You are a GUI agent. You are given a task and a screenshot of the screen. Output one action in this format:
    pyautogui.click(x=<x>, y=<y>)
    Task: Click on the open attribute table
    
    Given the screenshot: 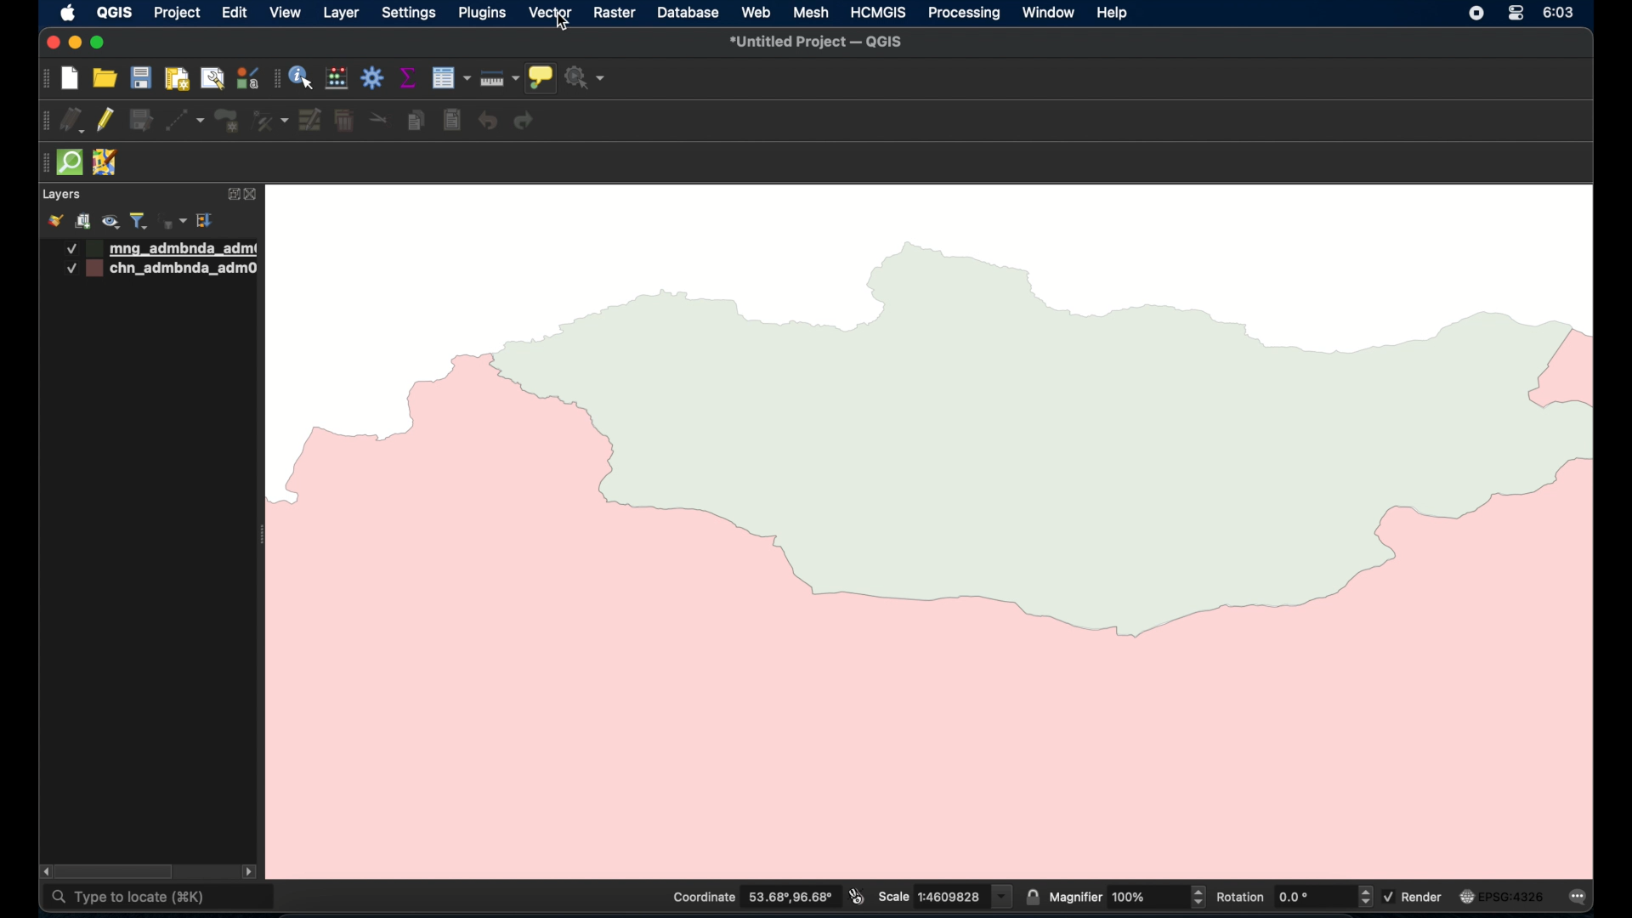 What is the action you would take?
    pyautogui.click(x=450, y=78)
    